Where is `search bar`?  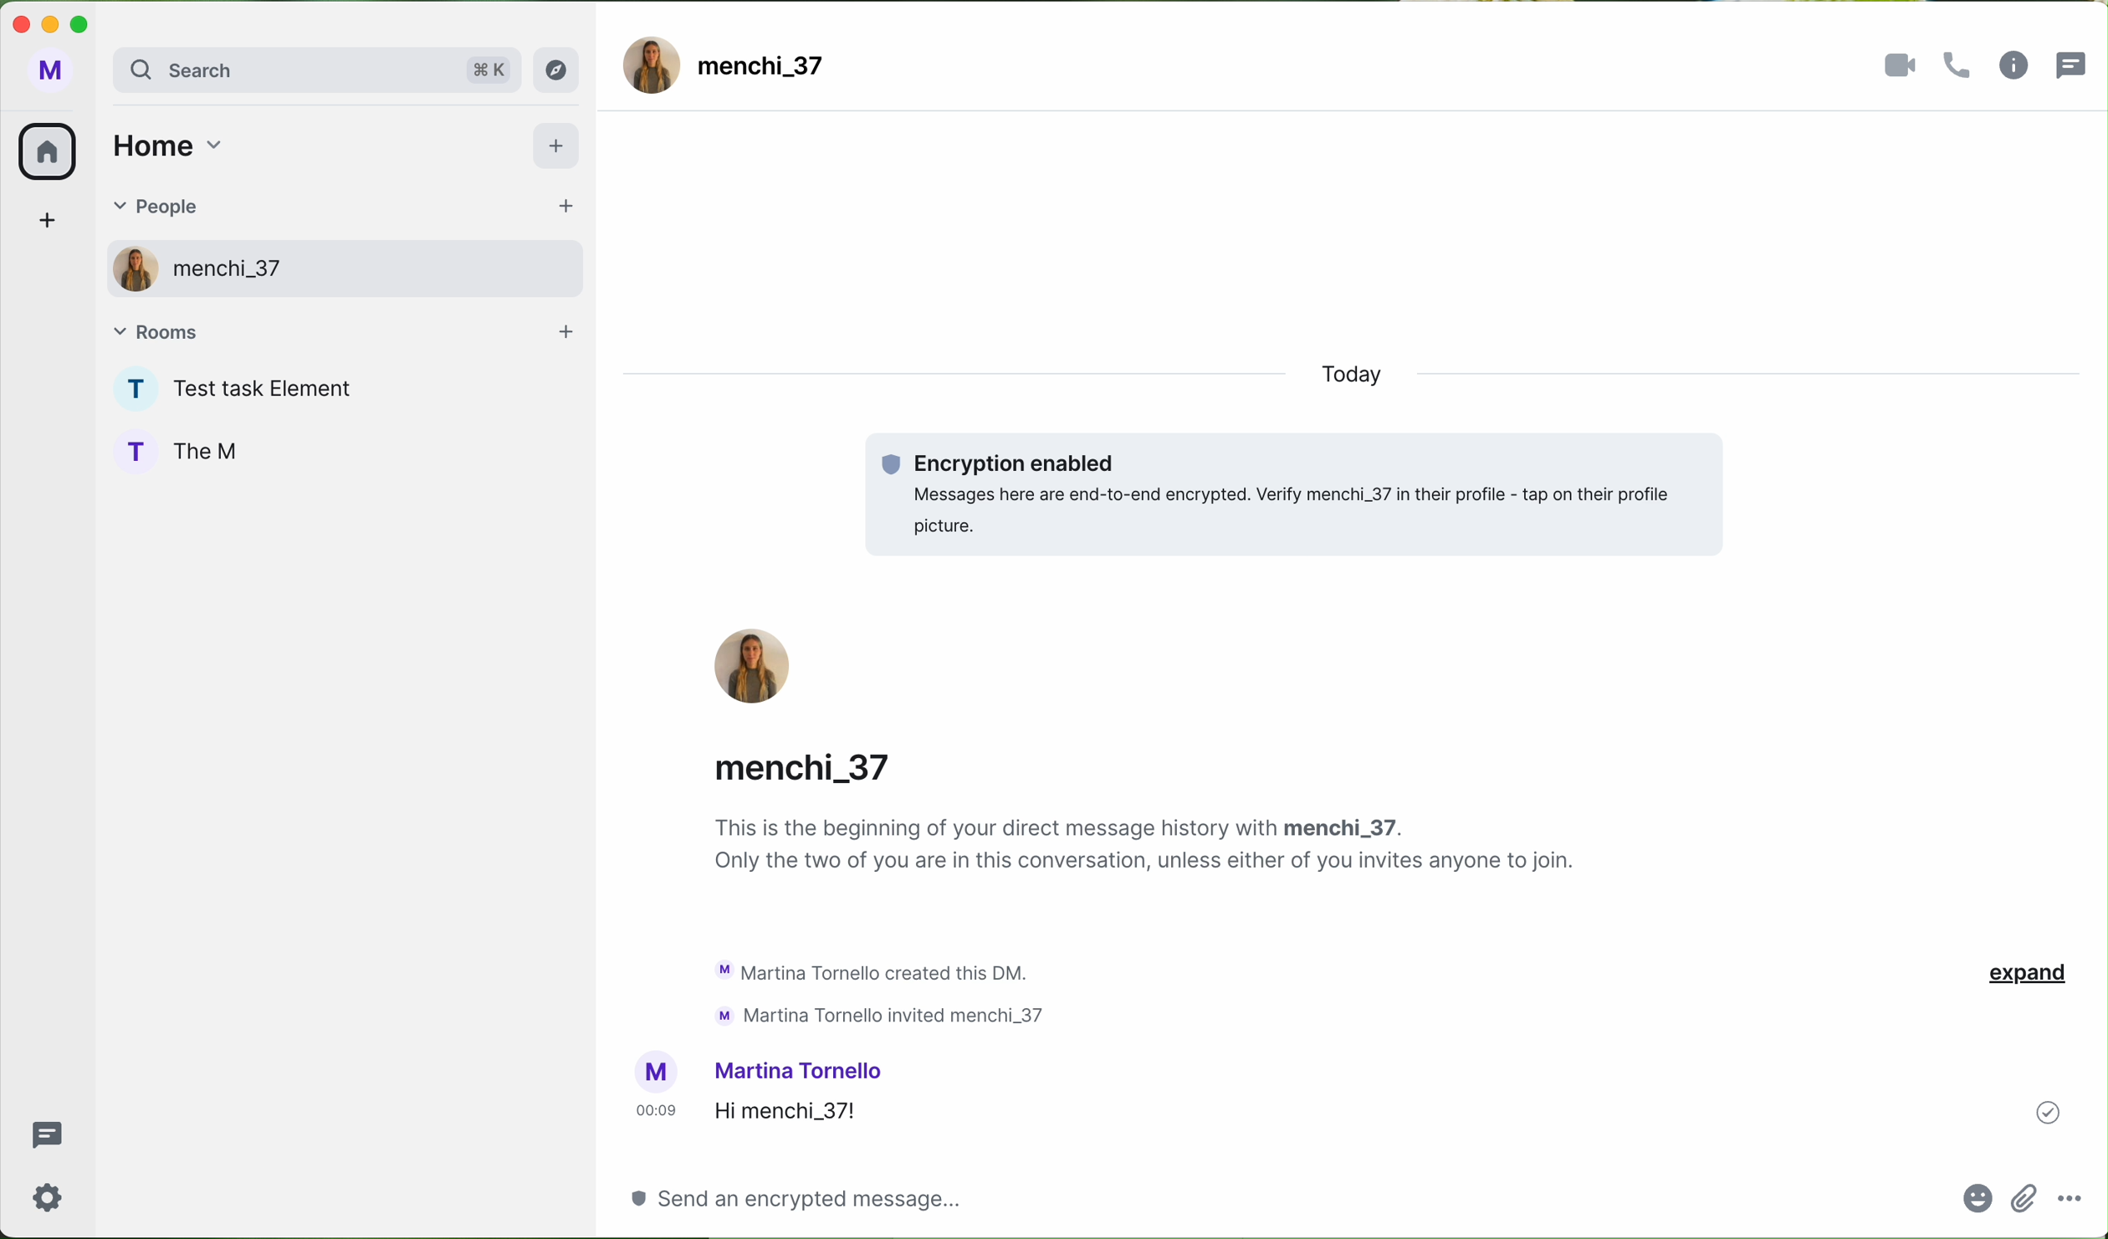 search bar is located at coordinates (315, 72).